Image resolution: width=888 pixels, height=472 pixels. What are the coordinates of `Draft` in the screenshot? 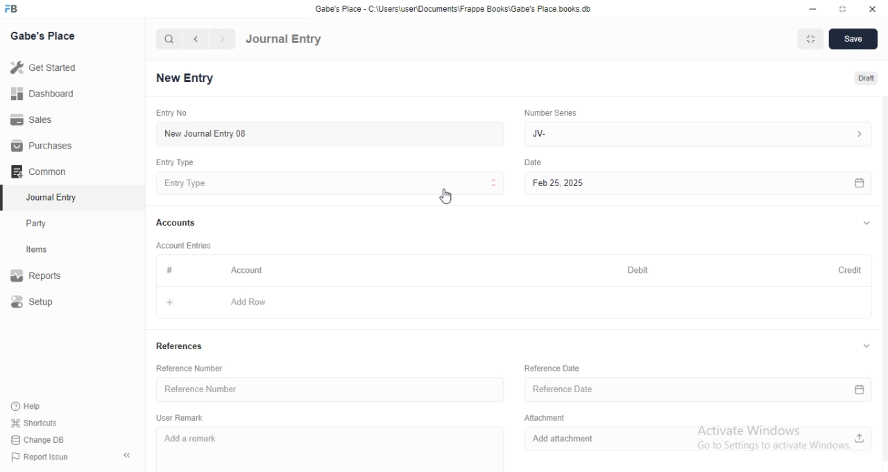 It's located at (859, 77).